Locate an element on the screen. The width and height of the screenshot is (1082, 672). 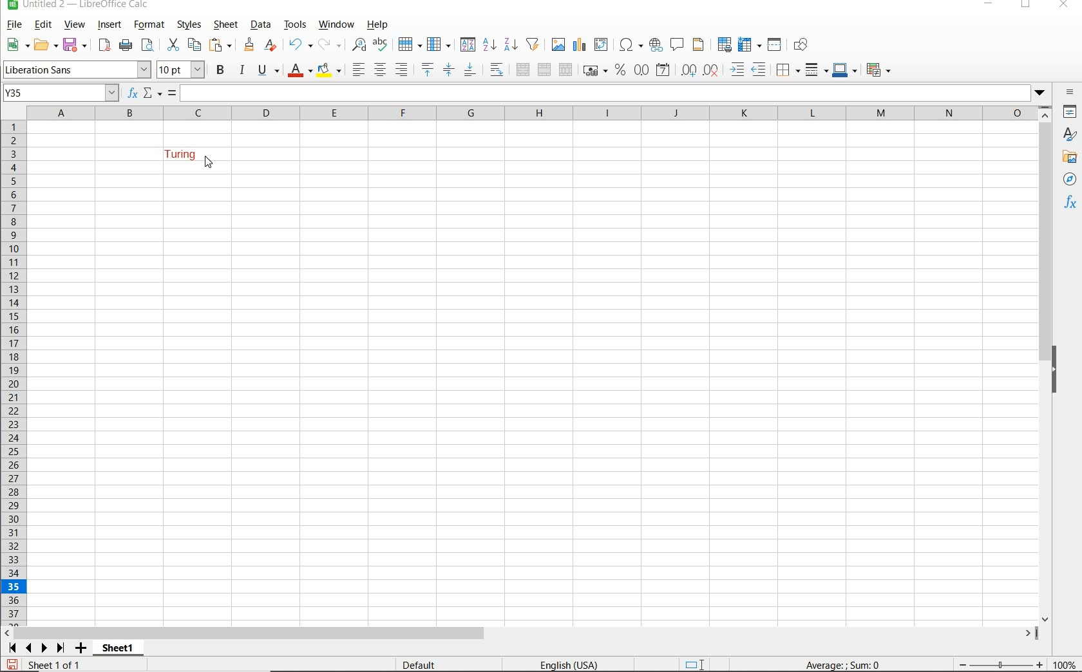
PRINT is located at coordinates (127, 45).